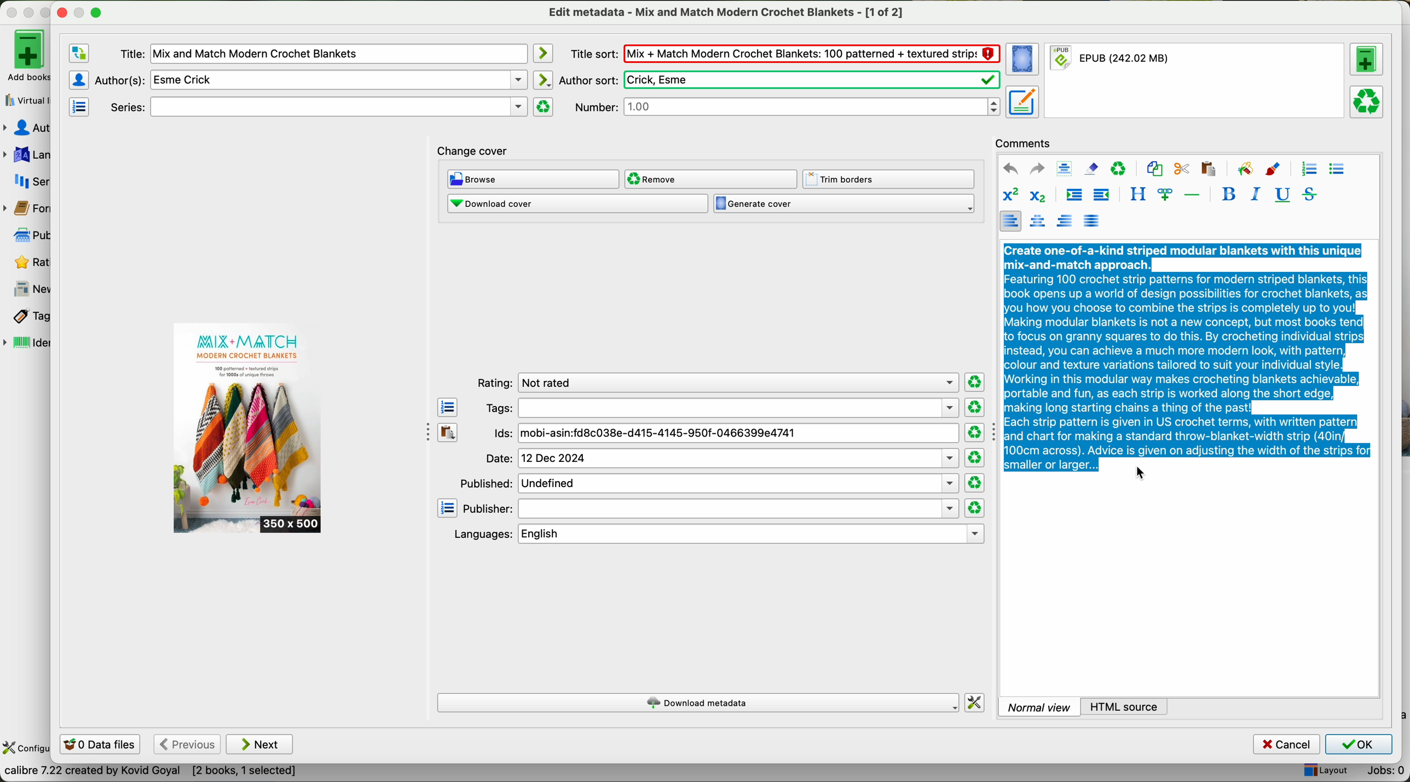  What do you see at coordinates (1253, 194) in the screenshot?
I see `italic` at bounding box center [1253, 194].